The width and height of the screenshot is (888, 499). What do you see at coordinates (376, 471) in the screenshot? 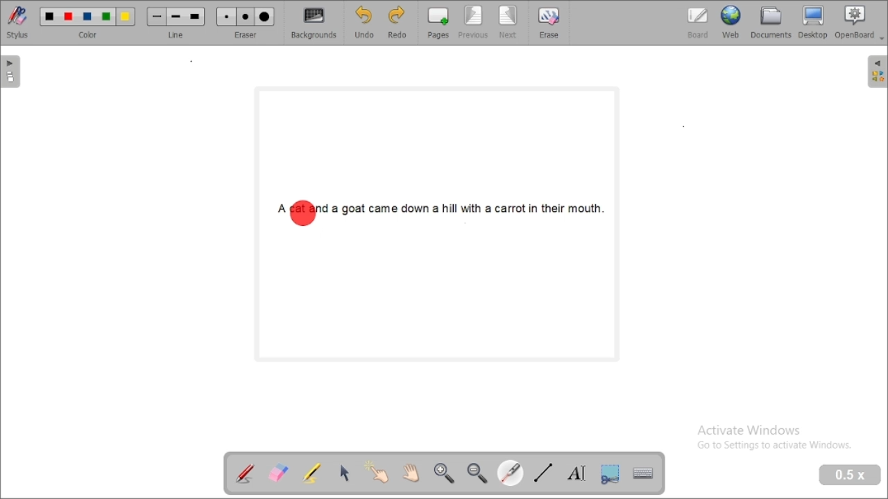
I see `interact with items` at bounding box center [376, 471].